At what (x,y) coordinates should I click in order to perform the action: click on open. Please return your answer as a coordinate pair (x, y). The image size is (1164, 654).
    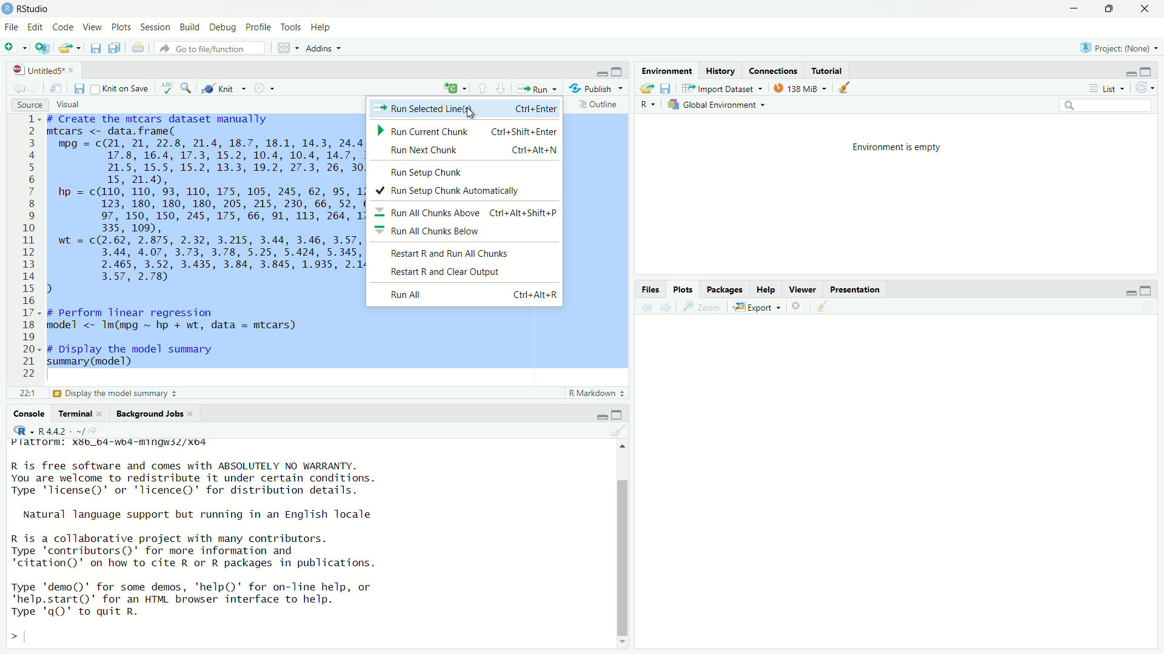
    Looking at the image, I should click on (646, 89).